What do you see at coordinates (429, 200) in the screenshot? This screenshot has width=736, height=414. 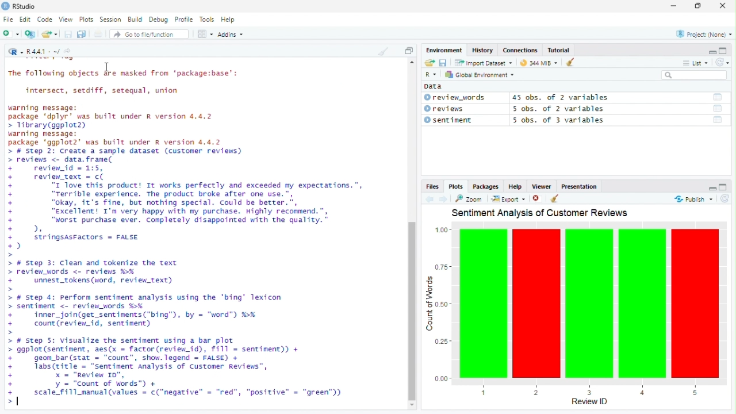 I see `Previous` at bounding box center [429, 200].